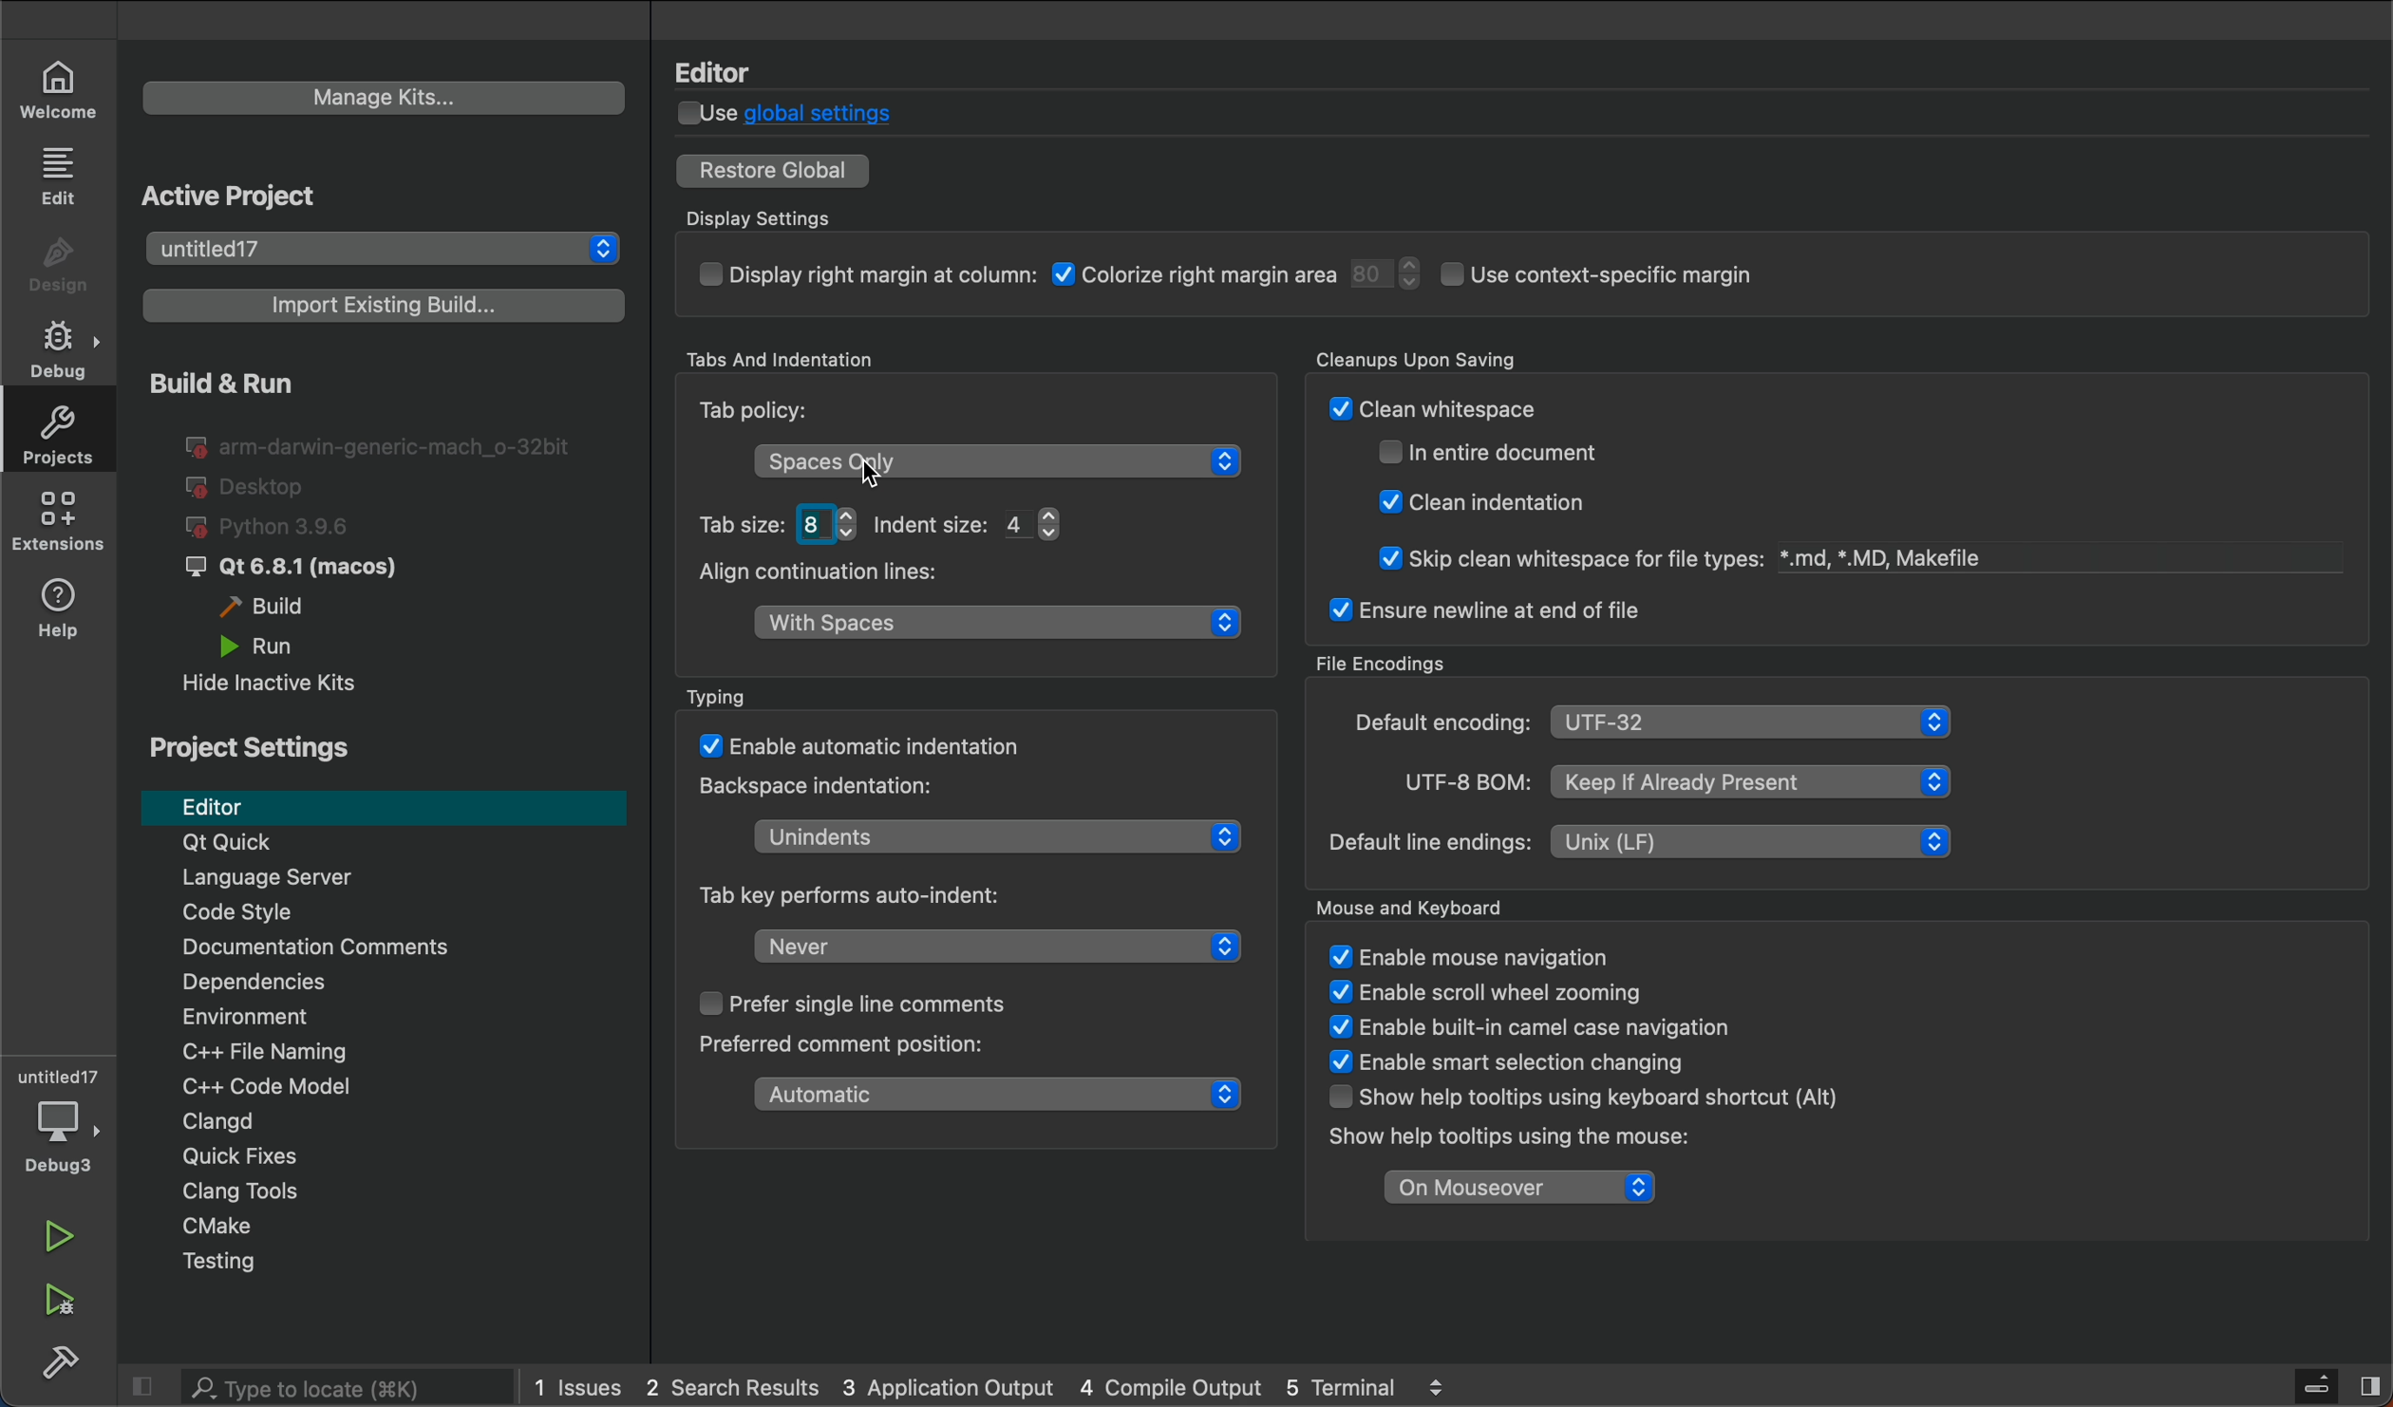 Image resolution: width=2393 pixels, height=1407 pixels. What do you see at coordinates (805, 112) in the screenshot?
I see `global settings` at bounding box center [805, 112].